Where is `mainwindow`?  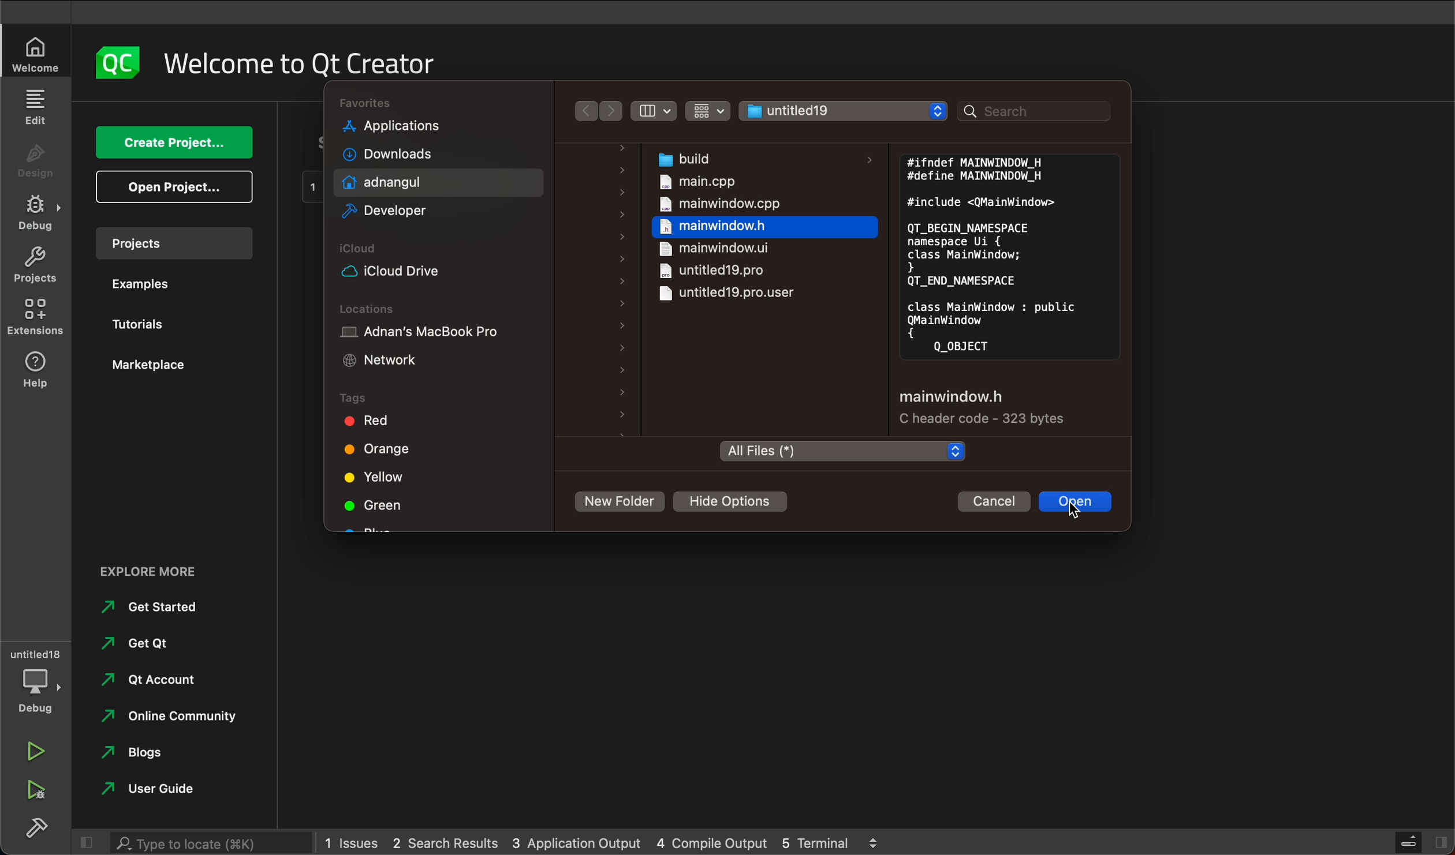 mainwindow is located at coordinates (723, 249).